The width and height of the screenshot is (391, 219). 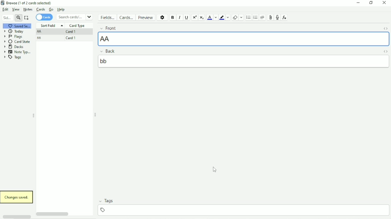 I want to click on Decks, so click(x=16, y=47).